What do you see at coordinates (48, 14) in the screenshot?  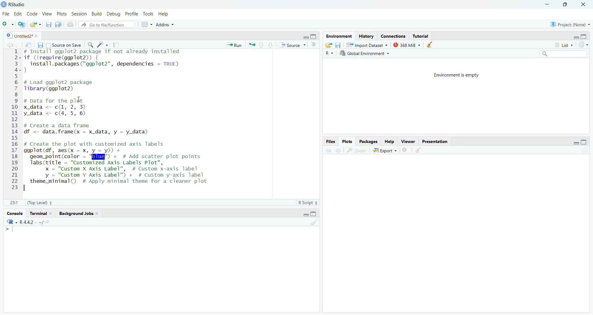 I see `View` at bounding box center [48, 14].